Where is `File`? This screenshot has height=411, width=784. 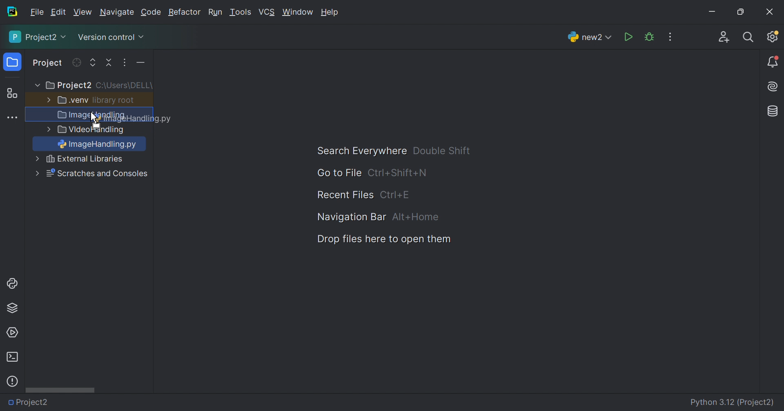
File is located at coordinates (37, 12).